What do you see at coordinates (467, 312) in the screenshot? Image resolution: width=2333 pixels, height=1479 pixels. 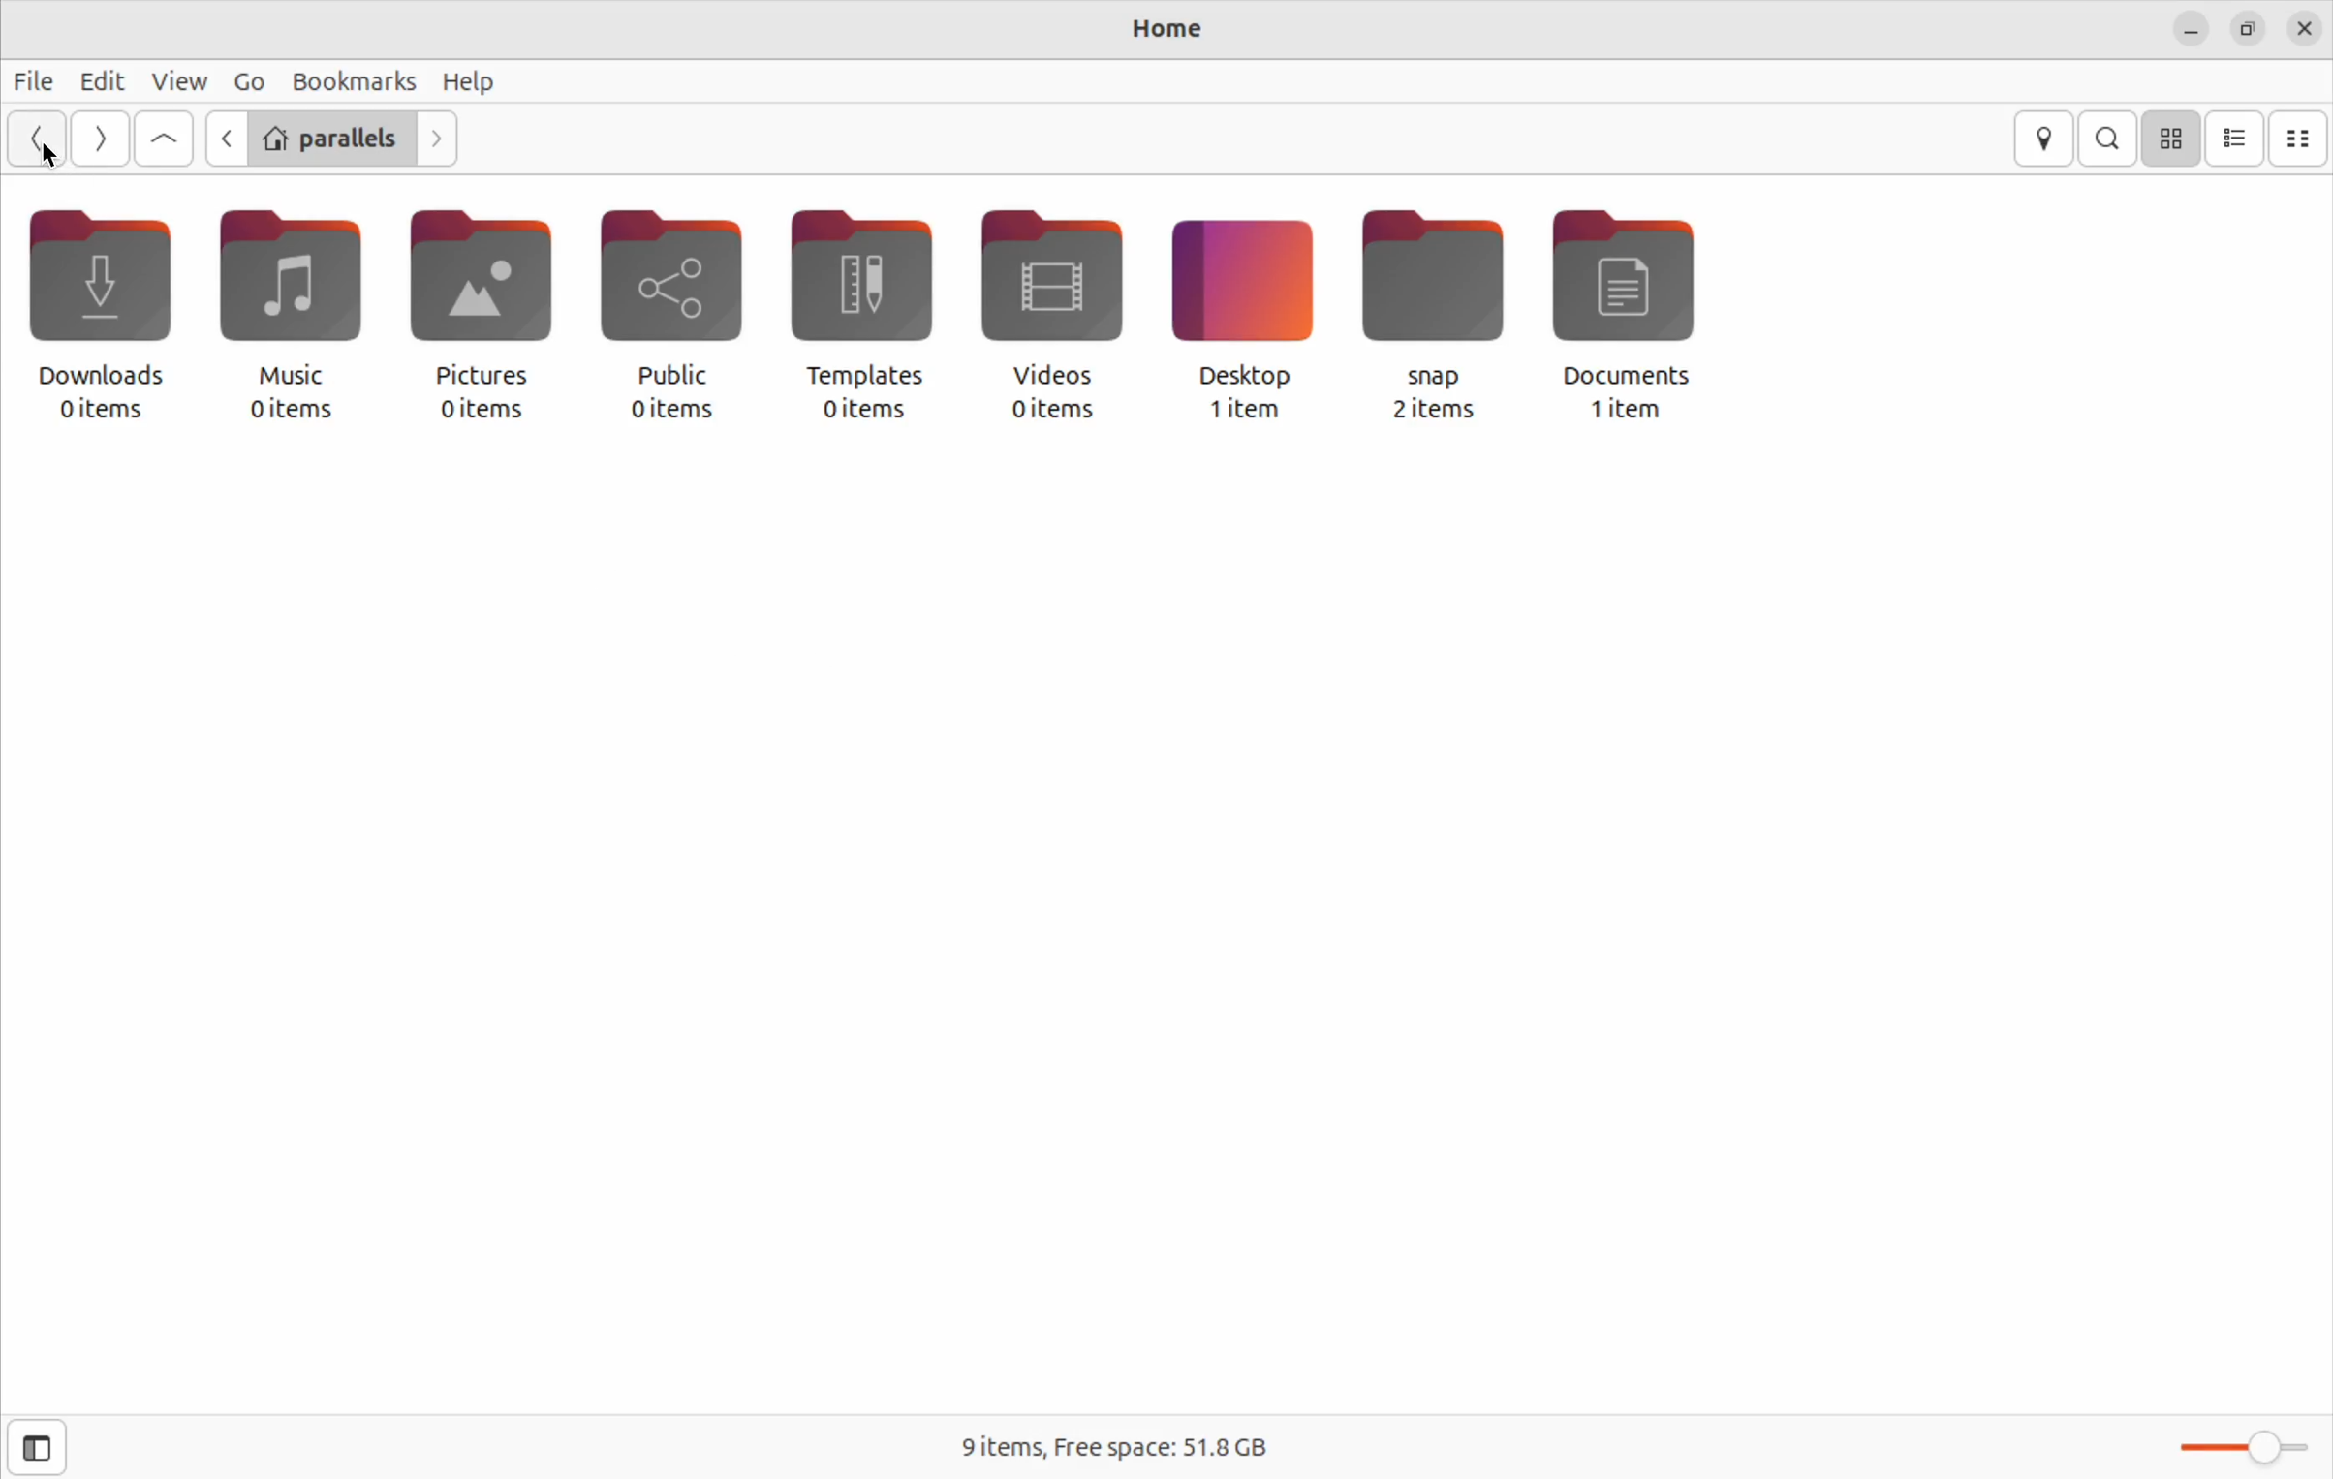 I see `pictures 0 items` at bounding box center [467, 312].